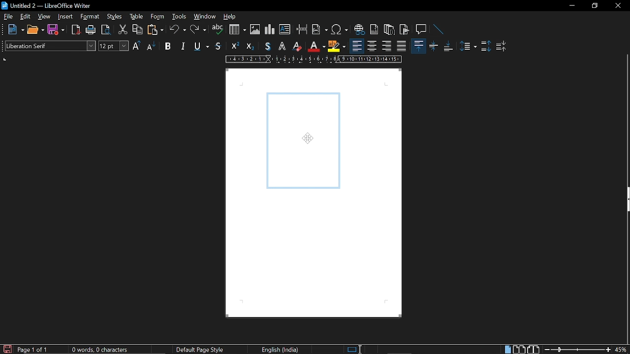 The width and height of the screenshot is (630, 354). Describe the element at coordinates (315, 47) in the screenshot. I see `font color` at that location.